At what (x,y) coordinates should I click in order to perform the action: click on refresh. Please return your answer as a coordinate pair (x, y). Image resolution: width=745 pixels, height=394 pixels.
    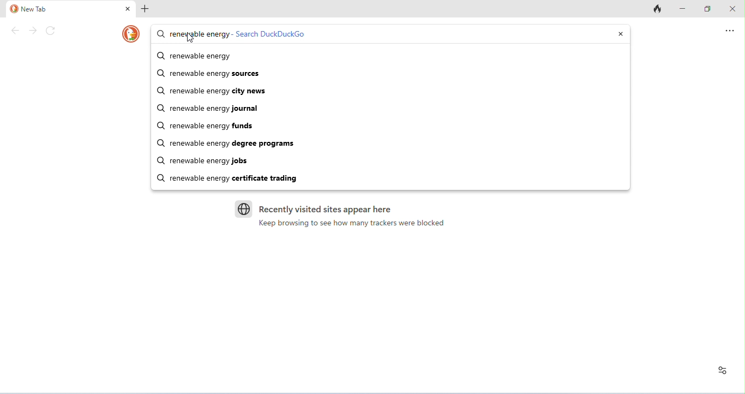
    Looking at the image, I should click on (51, 31).